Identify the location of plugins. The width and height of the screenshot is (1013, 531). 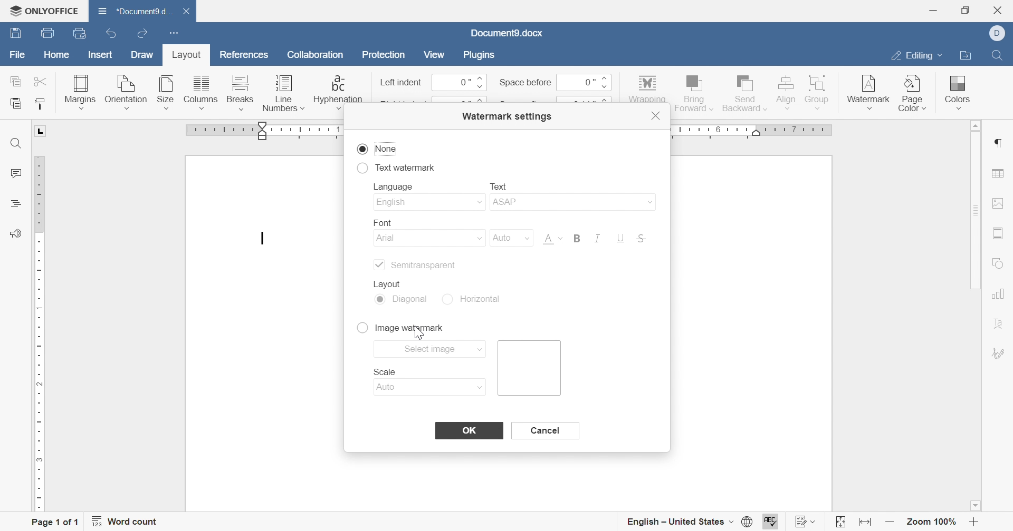
(477, 54).